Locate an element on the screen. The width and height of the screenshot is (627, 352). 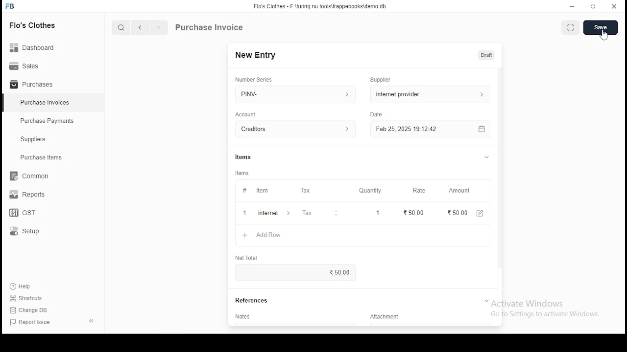
Items is located at coordinates (243, 156).